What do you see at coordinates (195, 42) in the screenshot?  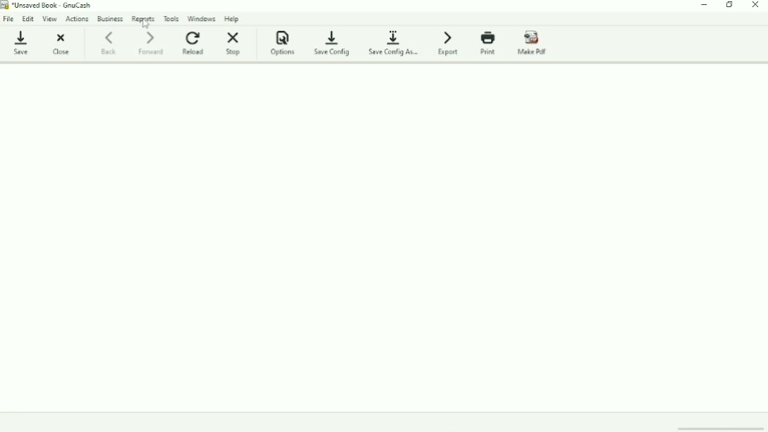 I see `Reload` at bounding box center [195, 42].